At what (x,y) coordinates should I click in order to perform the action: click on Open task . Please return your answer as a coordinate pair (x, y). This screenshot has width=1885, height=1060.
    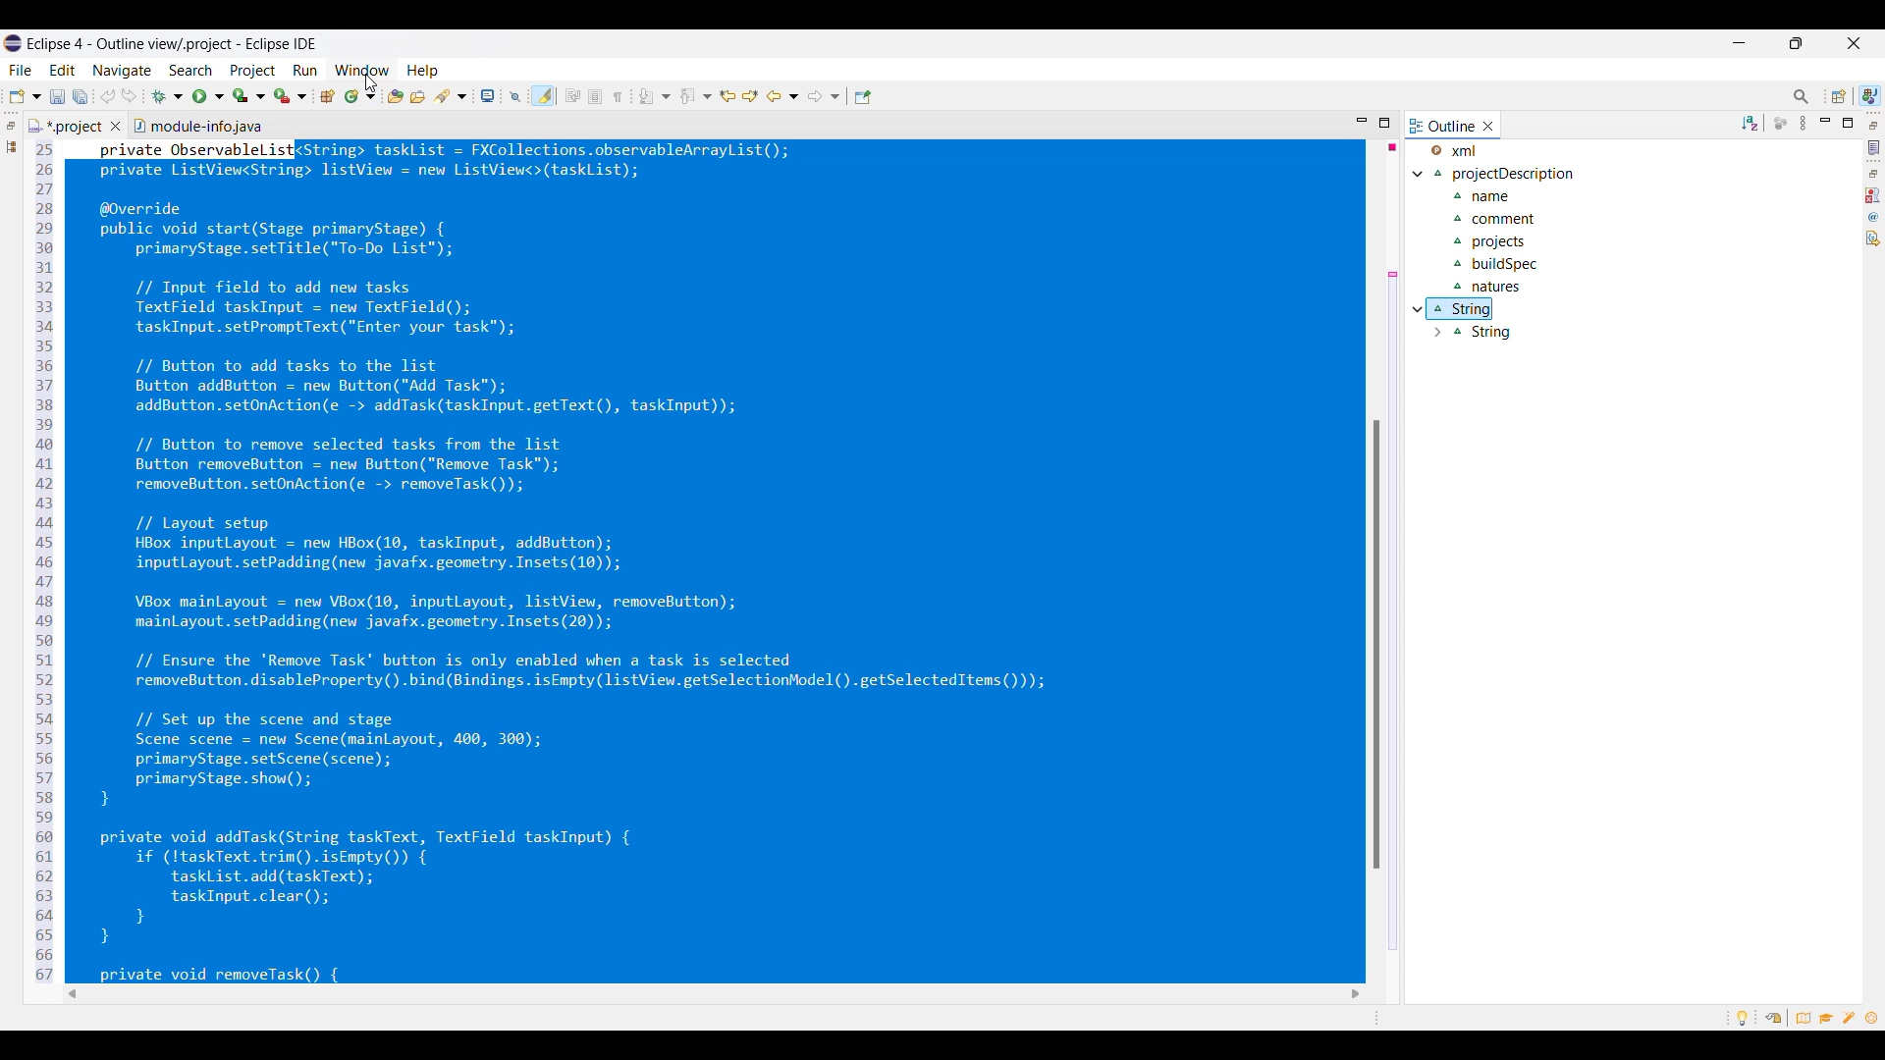
    Looking at the image, I should click on (418, 96).